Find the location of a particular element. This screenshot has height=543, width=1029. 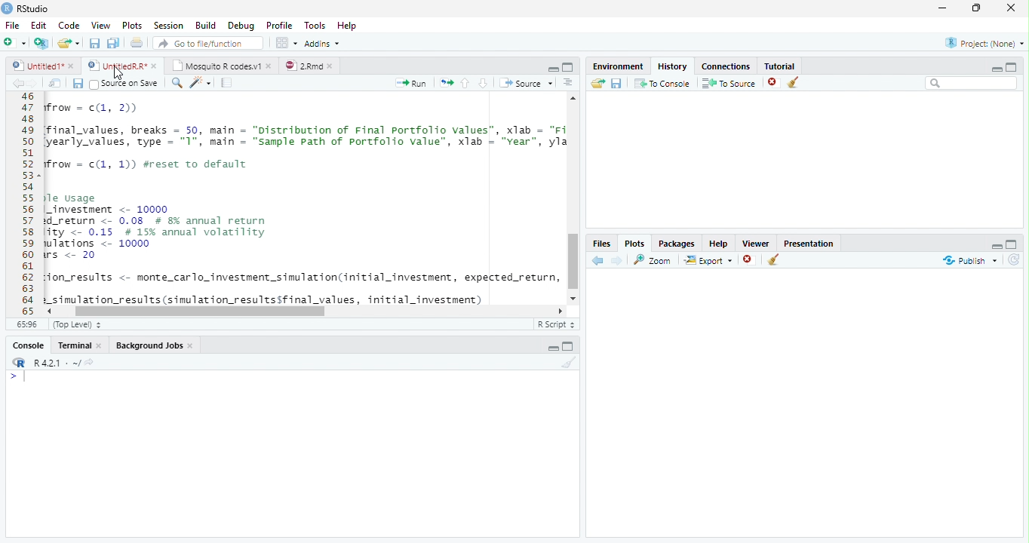

Build is located at coordinates (206, 26).